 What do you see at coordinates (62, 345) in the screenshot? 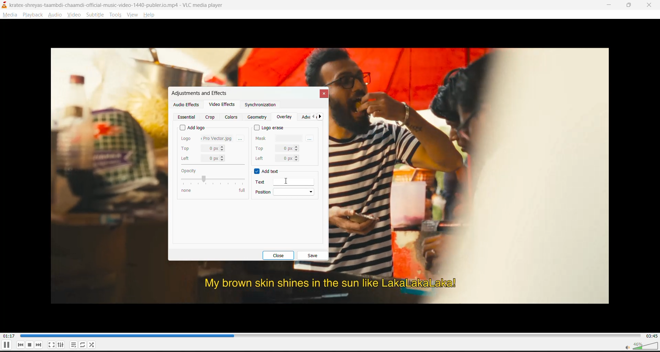
I see `settings` at bounding box center [62, 345].